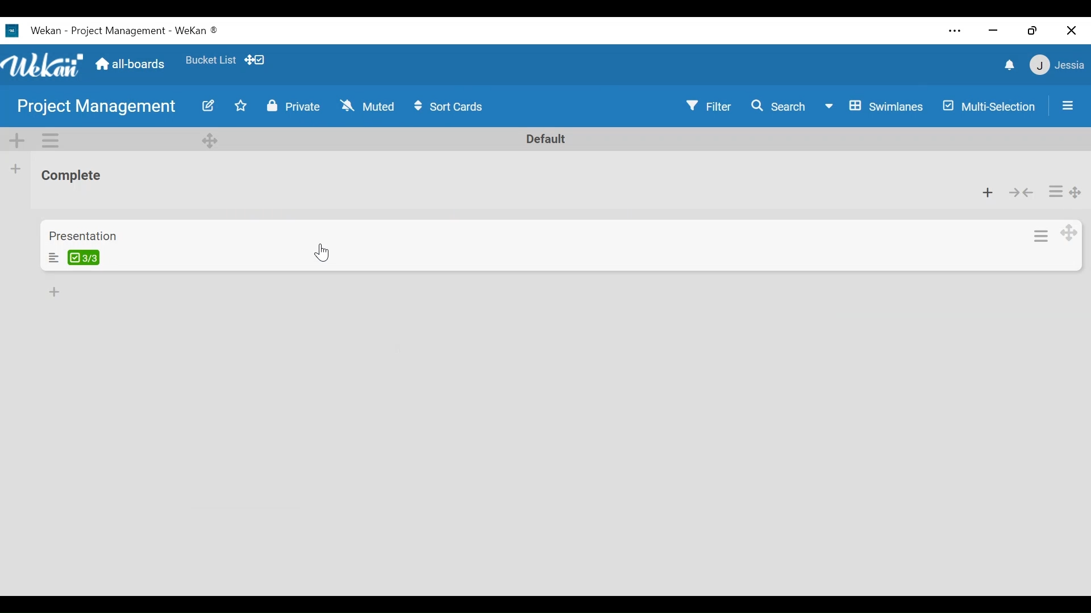  What do you see at coordinates (1069, 30) in the screenshot?
I see `Close` at bounding box center [1069, 30].